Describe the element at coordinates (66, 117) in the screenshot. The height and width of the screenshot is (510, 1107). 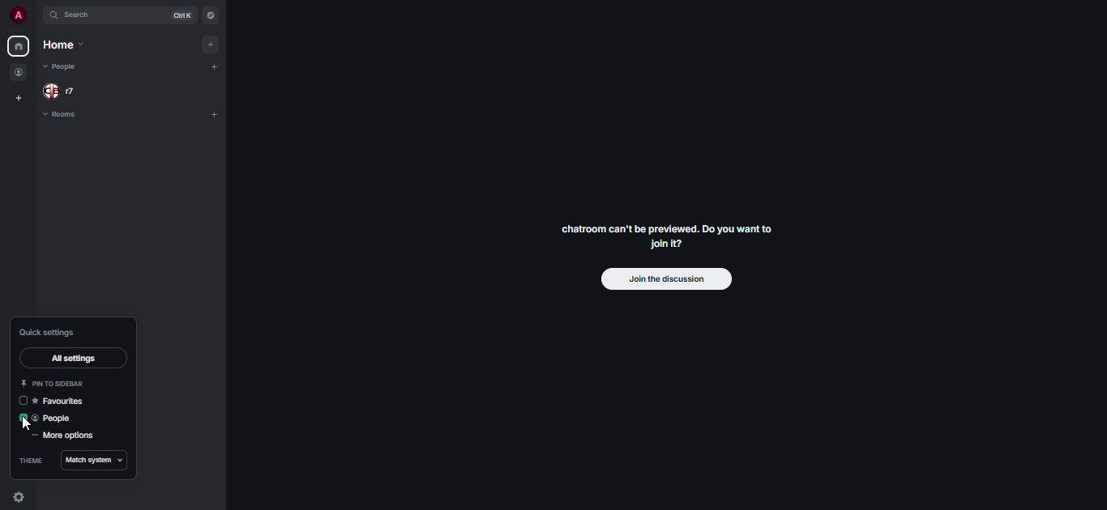
I see `rooms` at that location.